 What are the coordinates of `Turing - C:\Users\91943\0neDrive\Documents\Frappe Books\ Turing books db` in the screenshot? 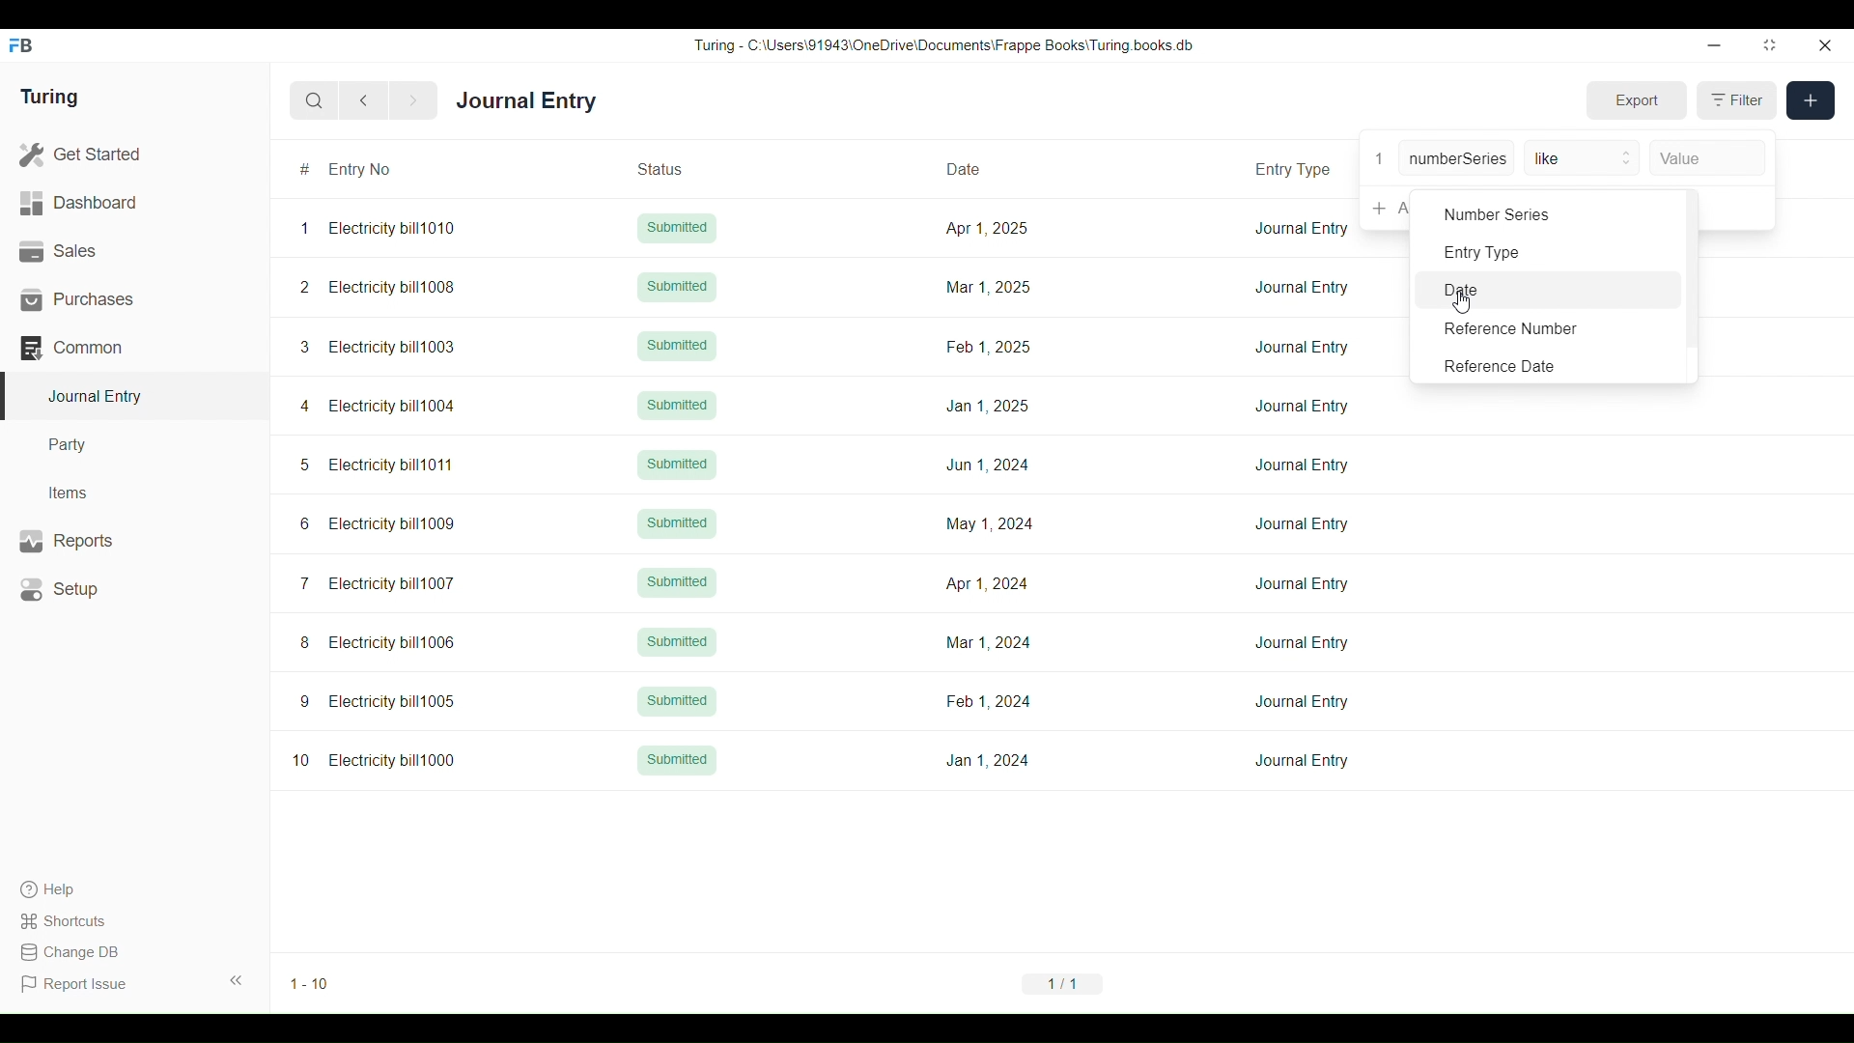 It's located at (942, 45).